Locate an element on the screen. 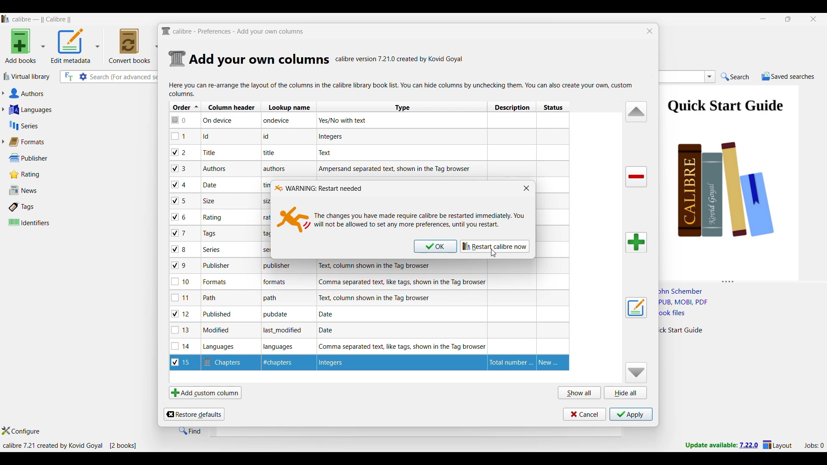 The width and height of the screenshot is (827, 465). Move row down is located at coordinates (637, 372).